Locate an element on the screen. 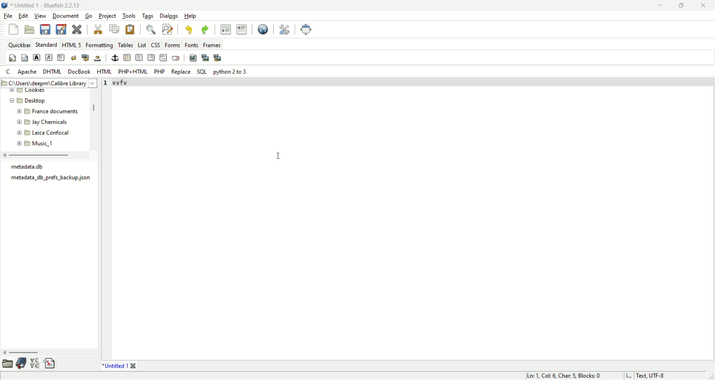 The image size is (715, 380). close is located at coordinates (706, 6).